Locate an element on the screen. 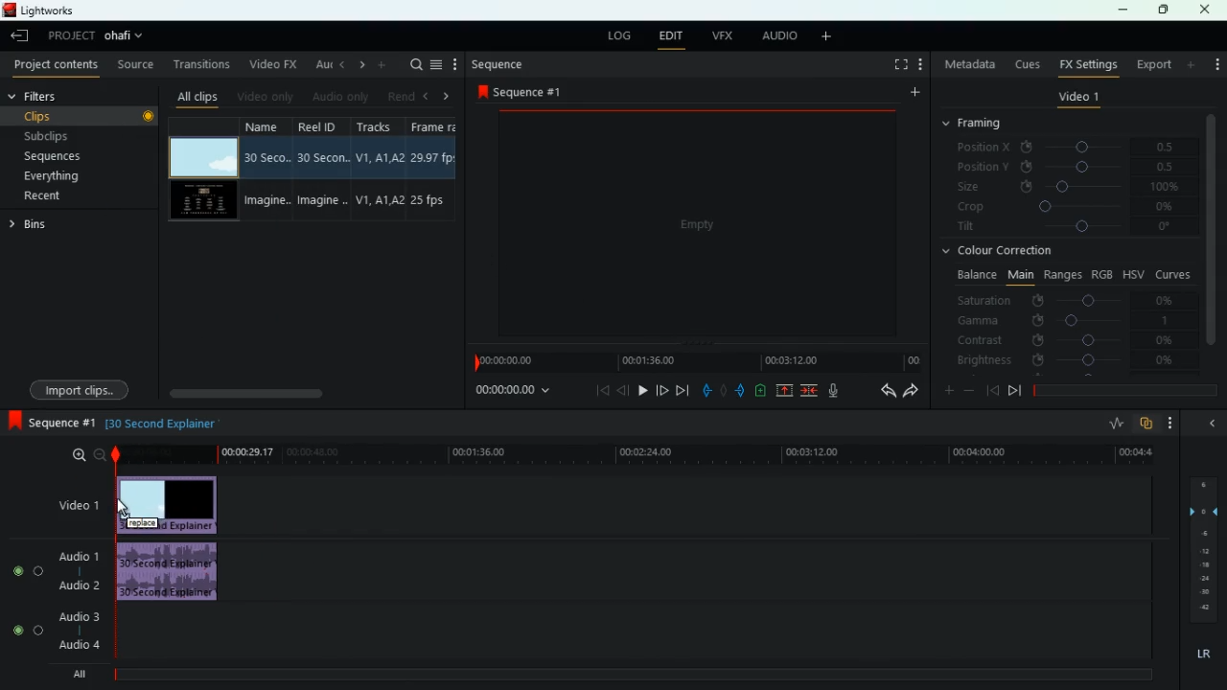  crop is located at coordinates (1068, 208).